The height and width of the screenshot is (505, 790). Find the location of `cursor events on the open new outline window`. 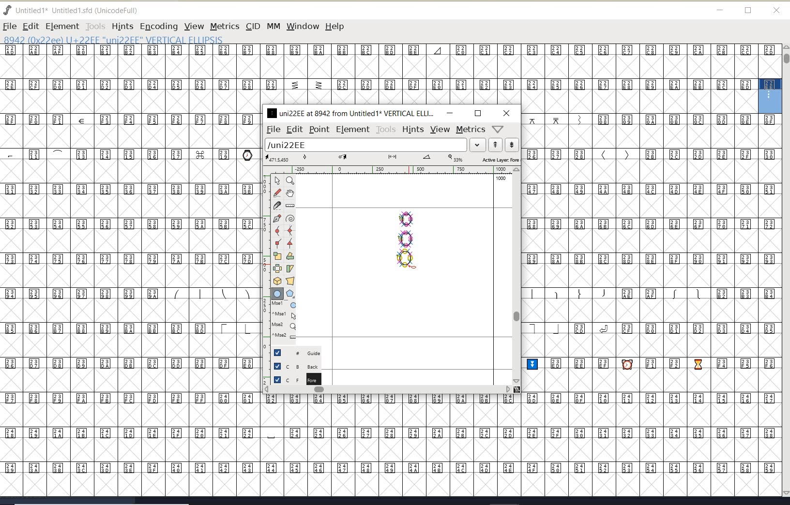

cursor events on the open new outline window is located at coordinates (285, 320).